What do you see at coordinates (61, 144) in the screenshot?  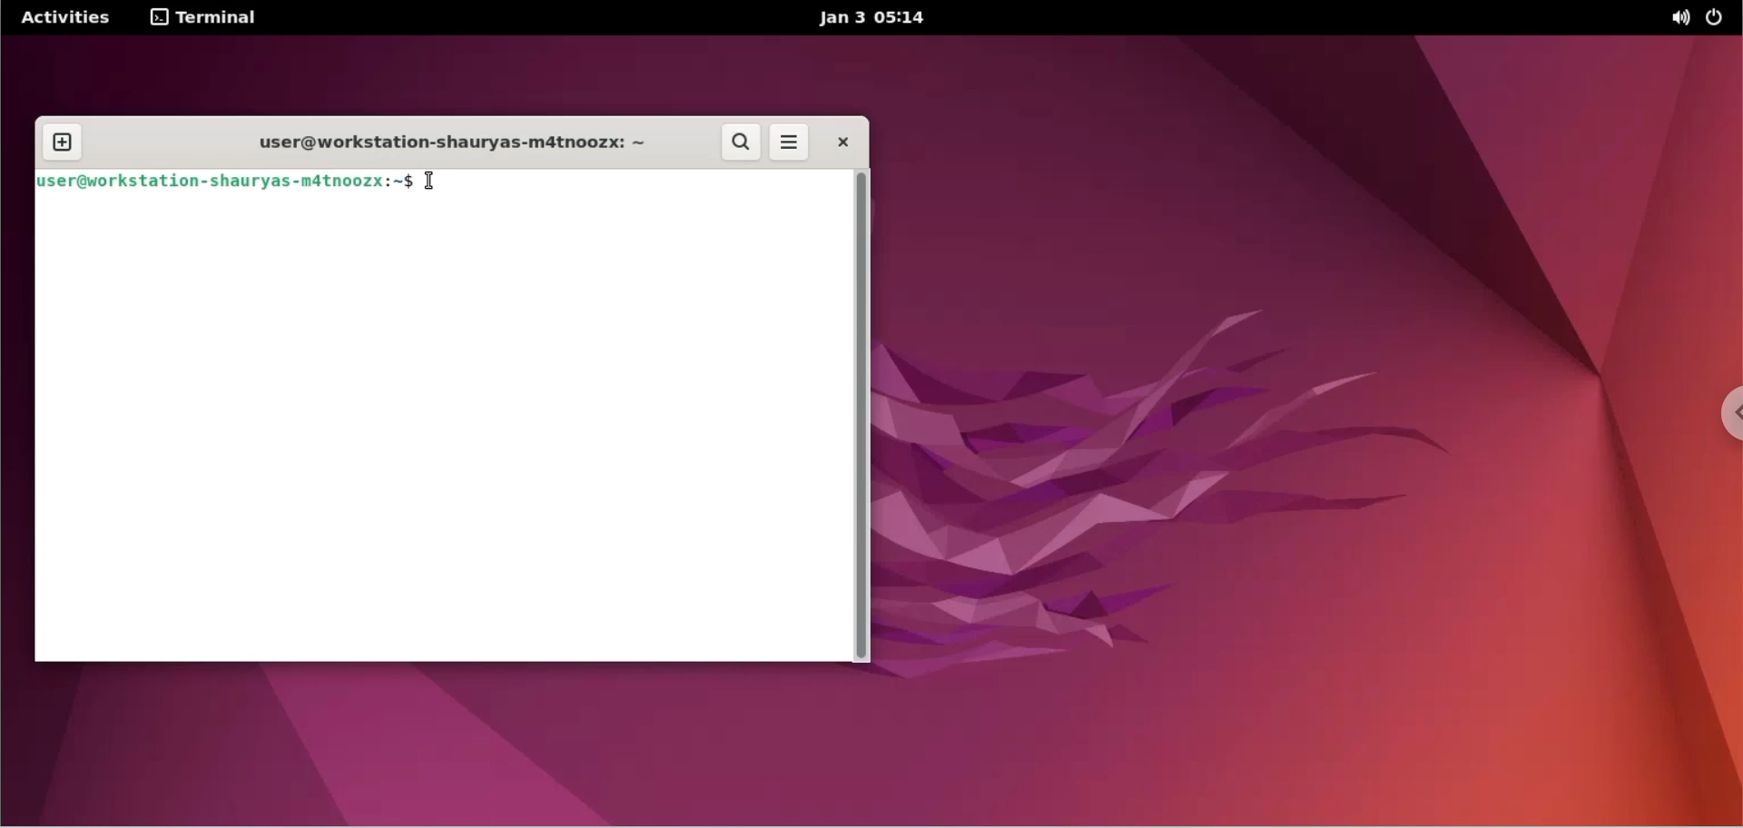 I see `new tab` at bounding box center [61, 144].